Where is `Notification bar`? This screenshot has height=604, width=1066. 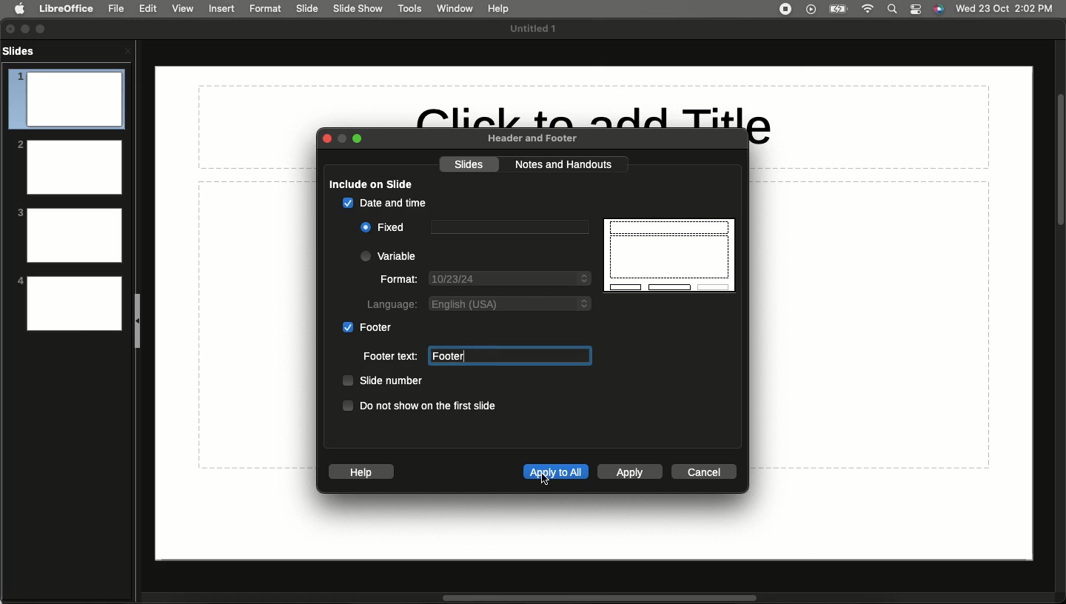 Notification bar is located at coordinates (916, 10).